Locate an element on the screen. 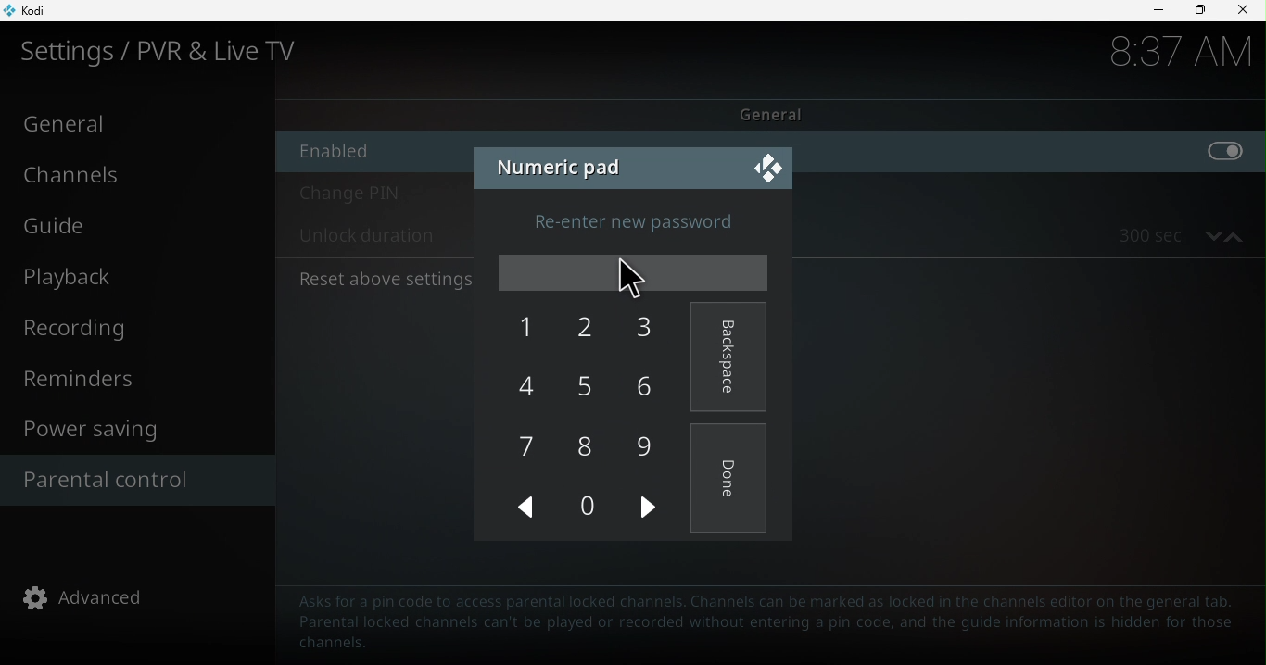 This screenshot has width=1266, height=665. 7 is located at coordinates (525, 450).